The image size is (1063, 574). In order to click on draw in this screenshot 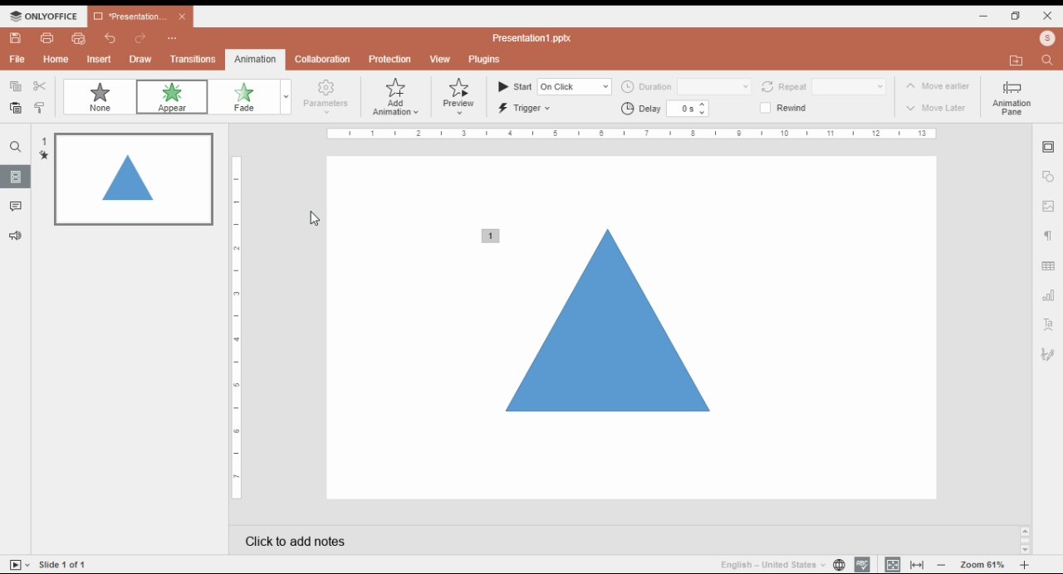, I will do `click(142, 60)`.